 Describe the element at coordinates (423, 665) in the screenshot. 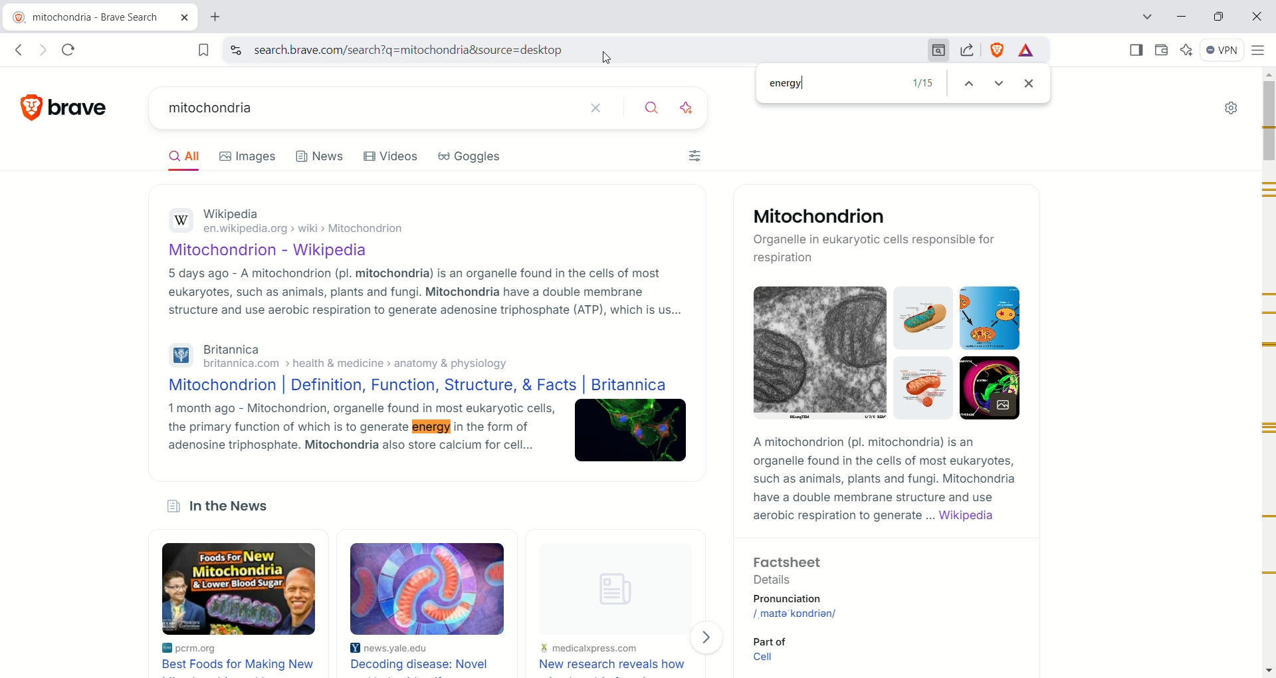

I see `Decoding disease: Novel` at that location.